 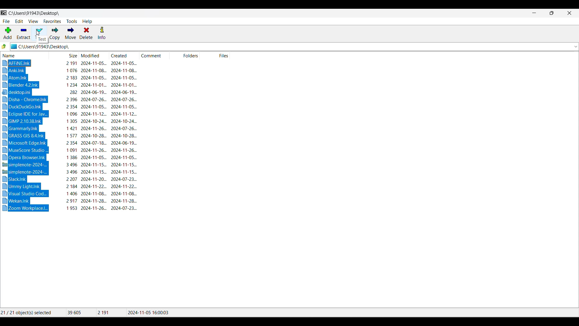 I want to click on Description of icon highlighted by cursor, so click(x=42, y=40).